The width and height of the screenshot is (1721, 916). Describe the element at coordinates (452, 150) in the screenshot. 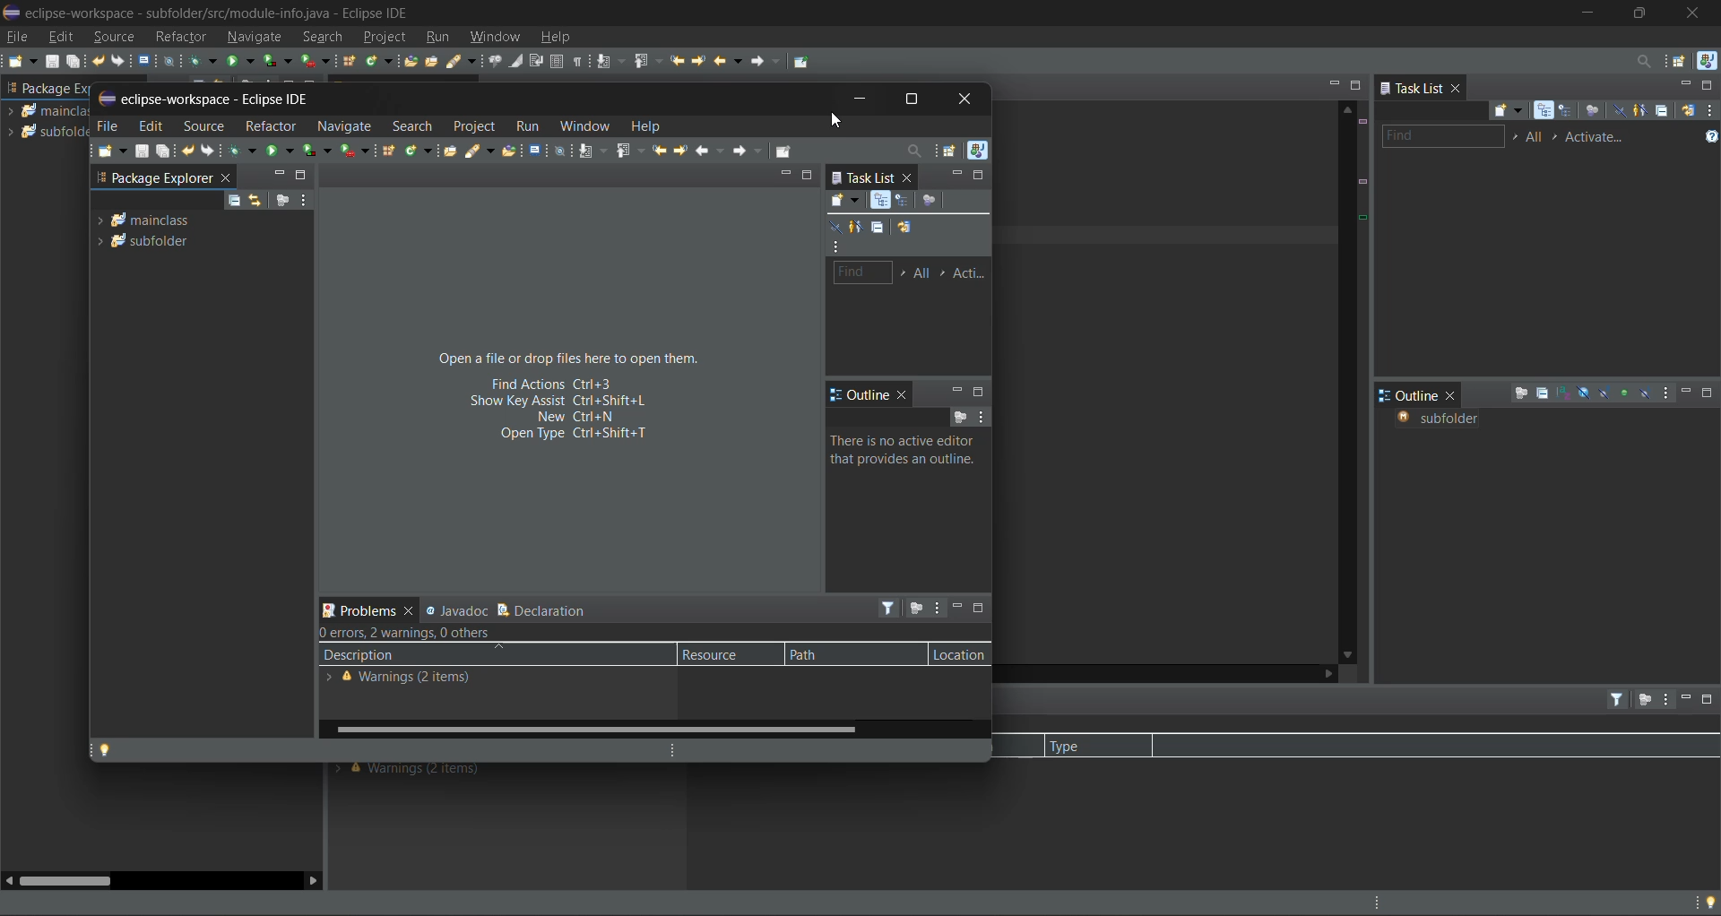

I see `open task` at that location.